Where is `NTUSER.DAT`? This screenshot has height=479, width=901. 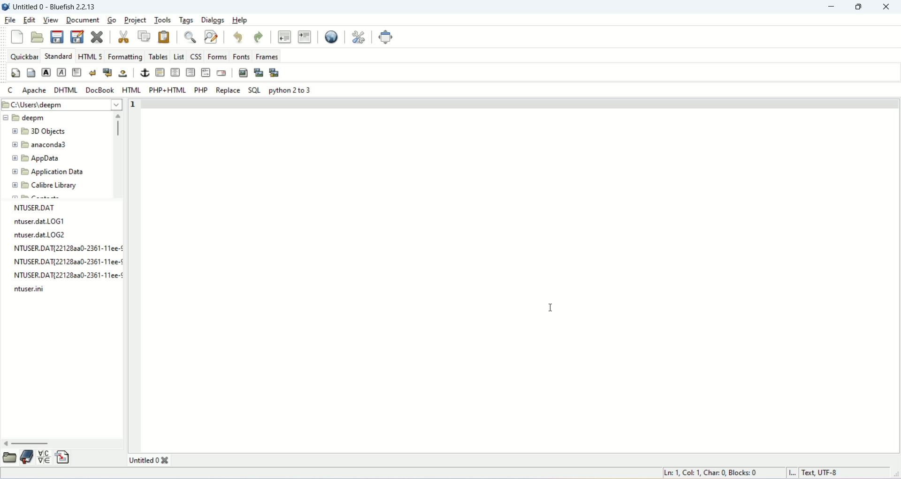
NTUSER.DAT is located at coordinates (34, 207).